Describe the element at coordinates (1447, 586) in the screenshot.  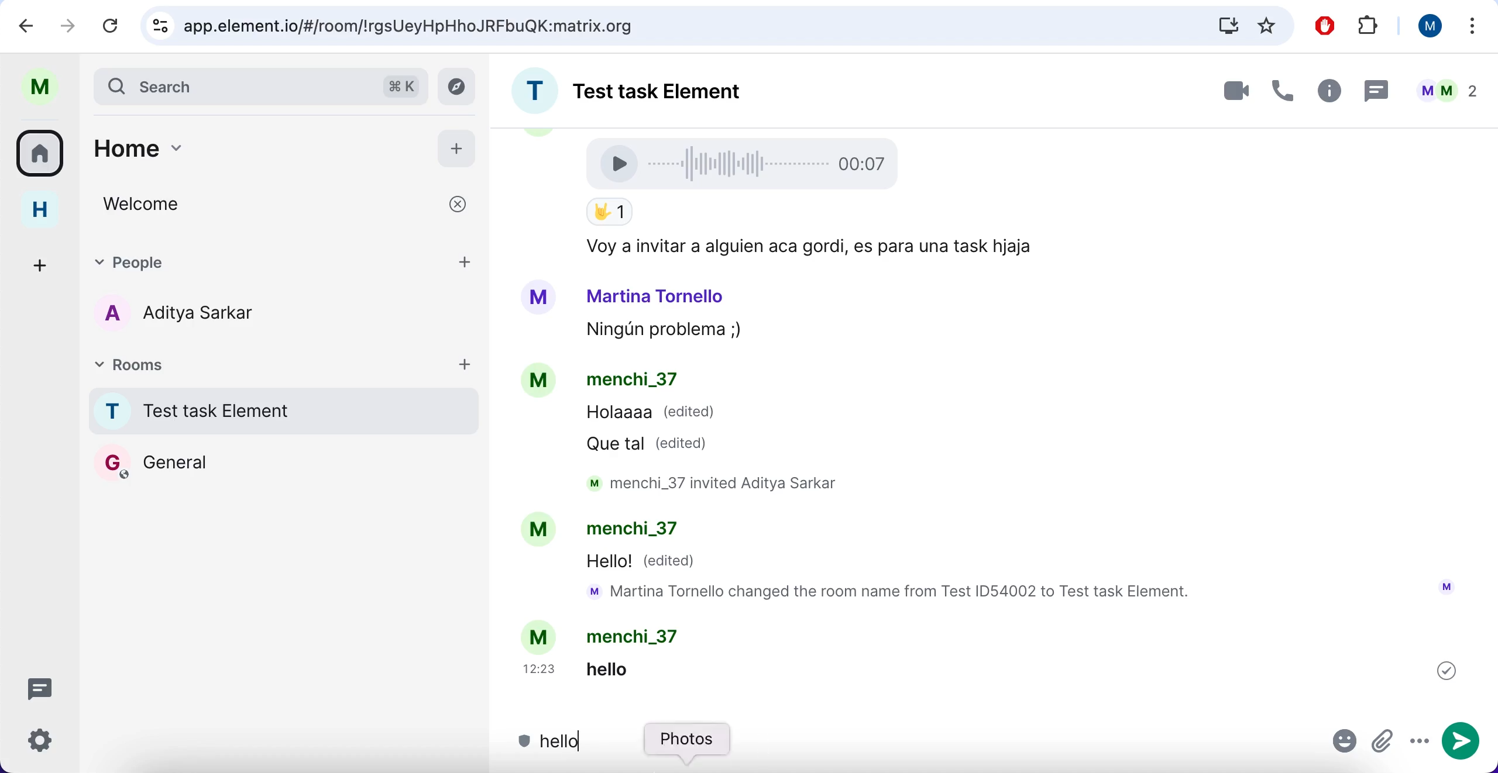
I see `User Icon` at that location.